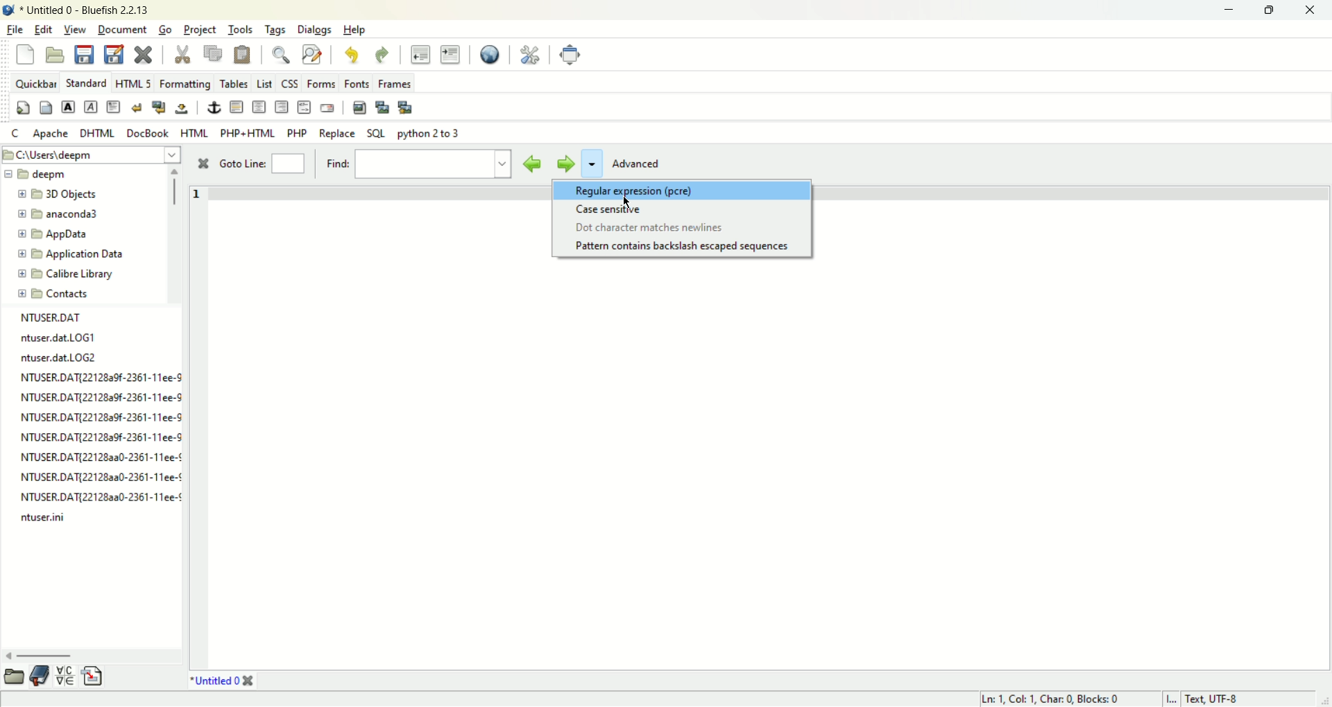 This screenshot has width=1332, height=707. I want to click on LIST, so click(263, 82).